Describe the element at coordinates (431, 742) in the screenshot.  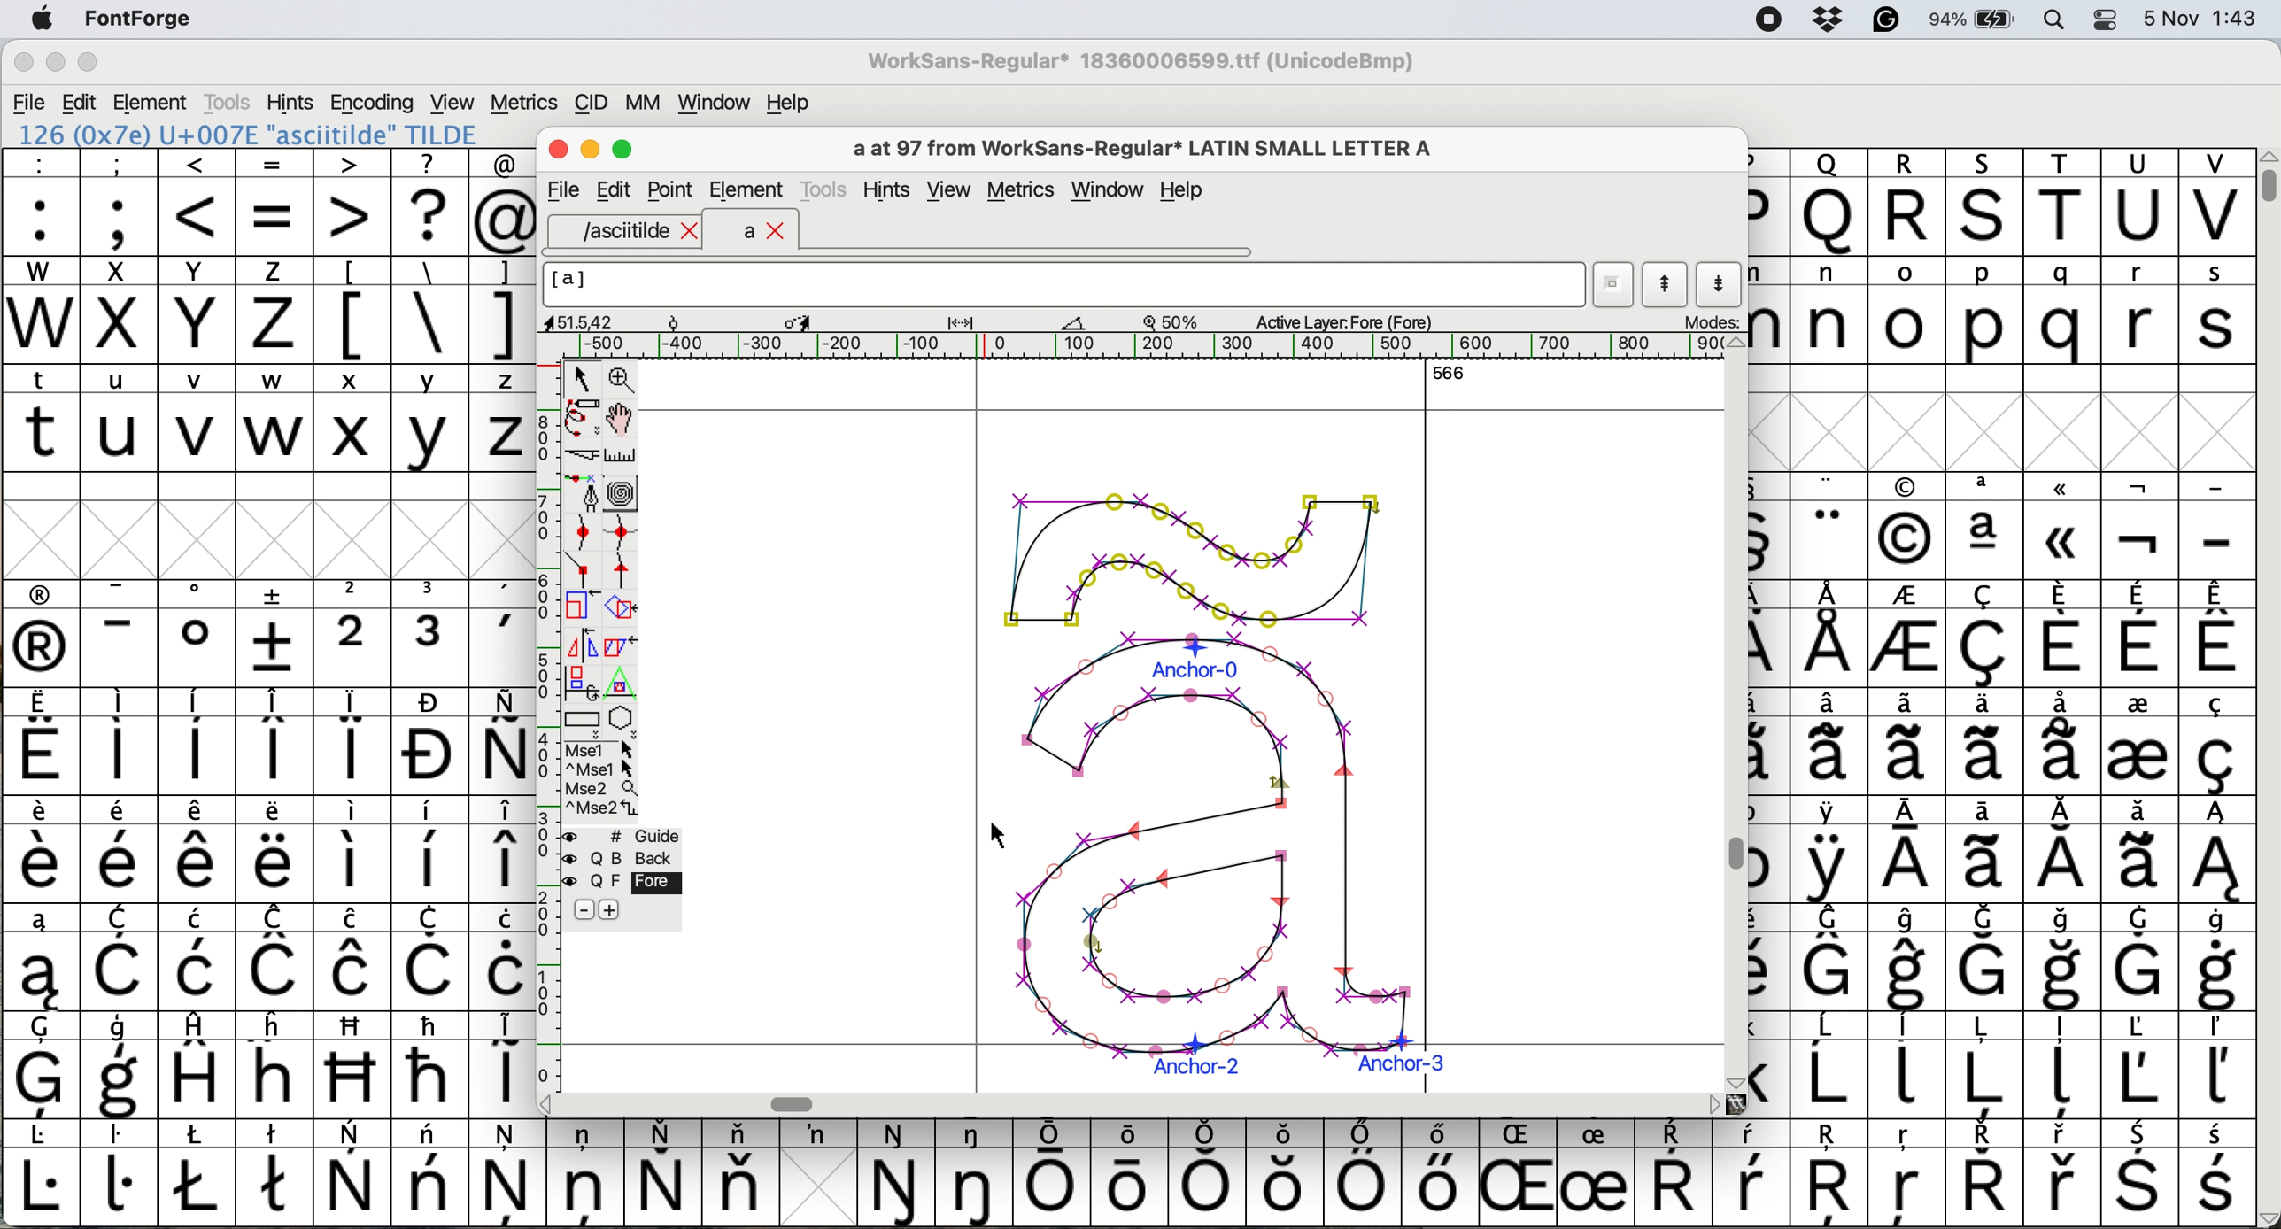
I see `symbol` at that location.